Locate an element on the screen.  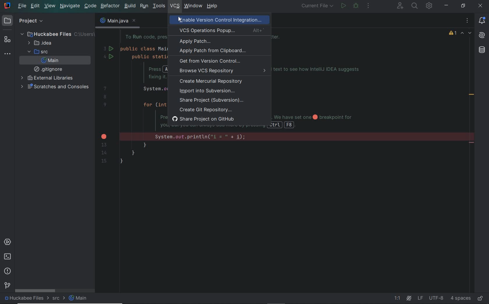
src is located at coordinates (37, 52).